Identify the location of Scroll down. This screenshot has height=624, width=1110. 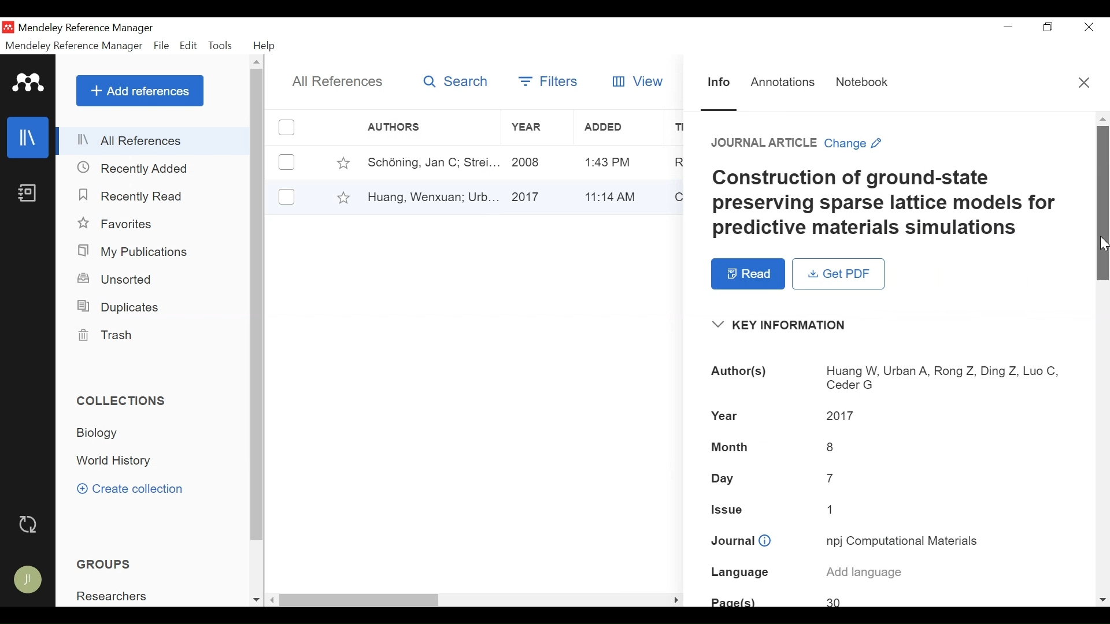
(1103, 601).